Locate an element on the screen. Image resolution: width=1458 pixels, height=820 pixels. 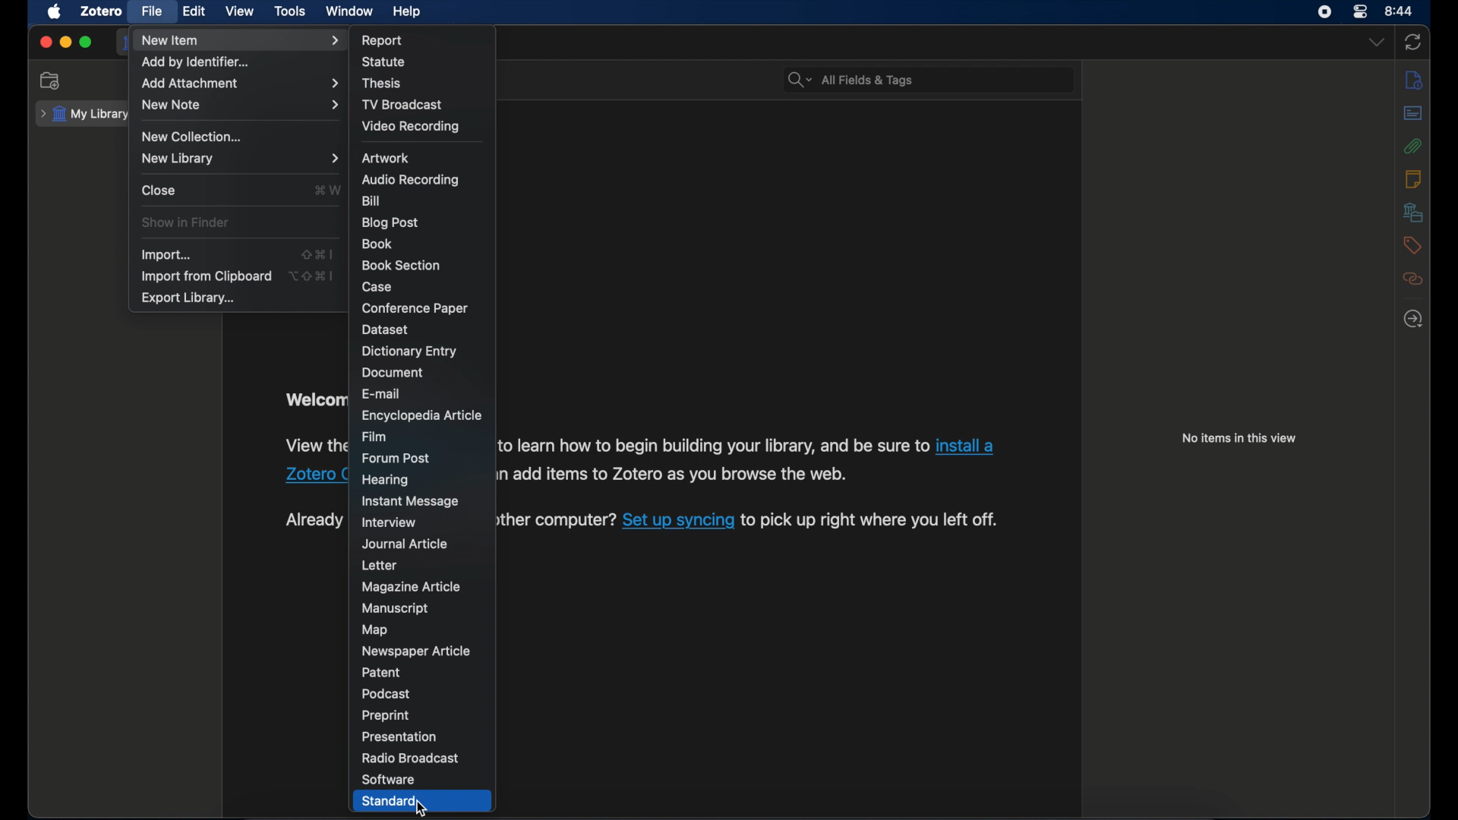
report is located at coordinates (383, 39).